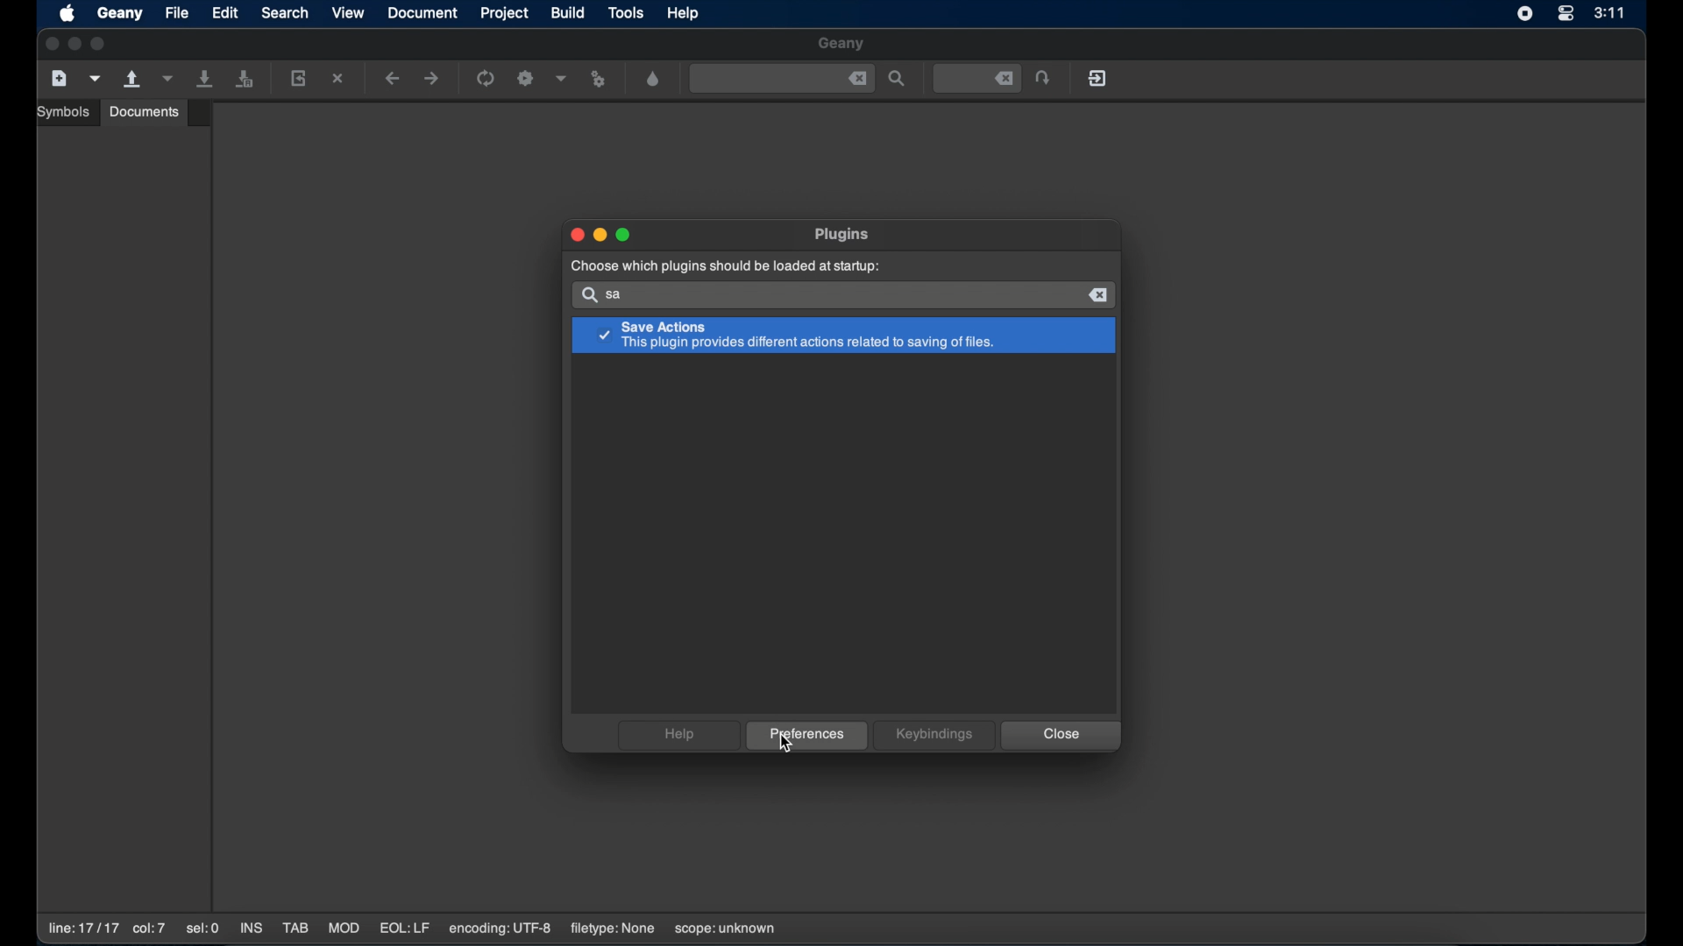 This screenshot has width=1683, height=946. I want to click on screen recorder icon, so click(1525, 14).